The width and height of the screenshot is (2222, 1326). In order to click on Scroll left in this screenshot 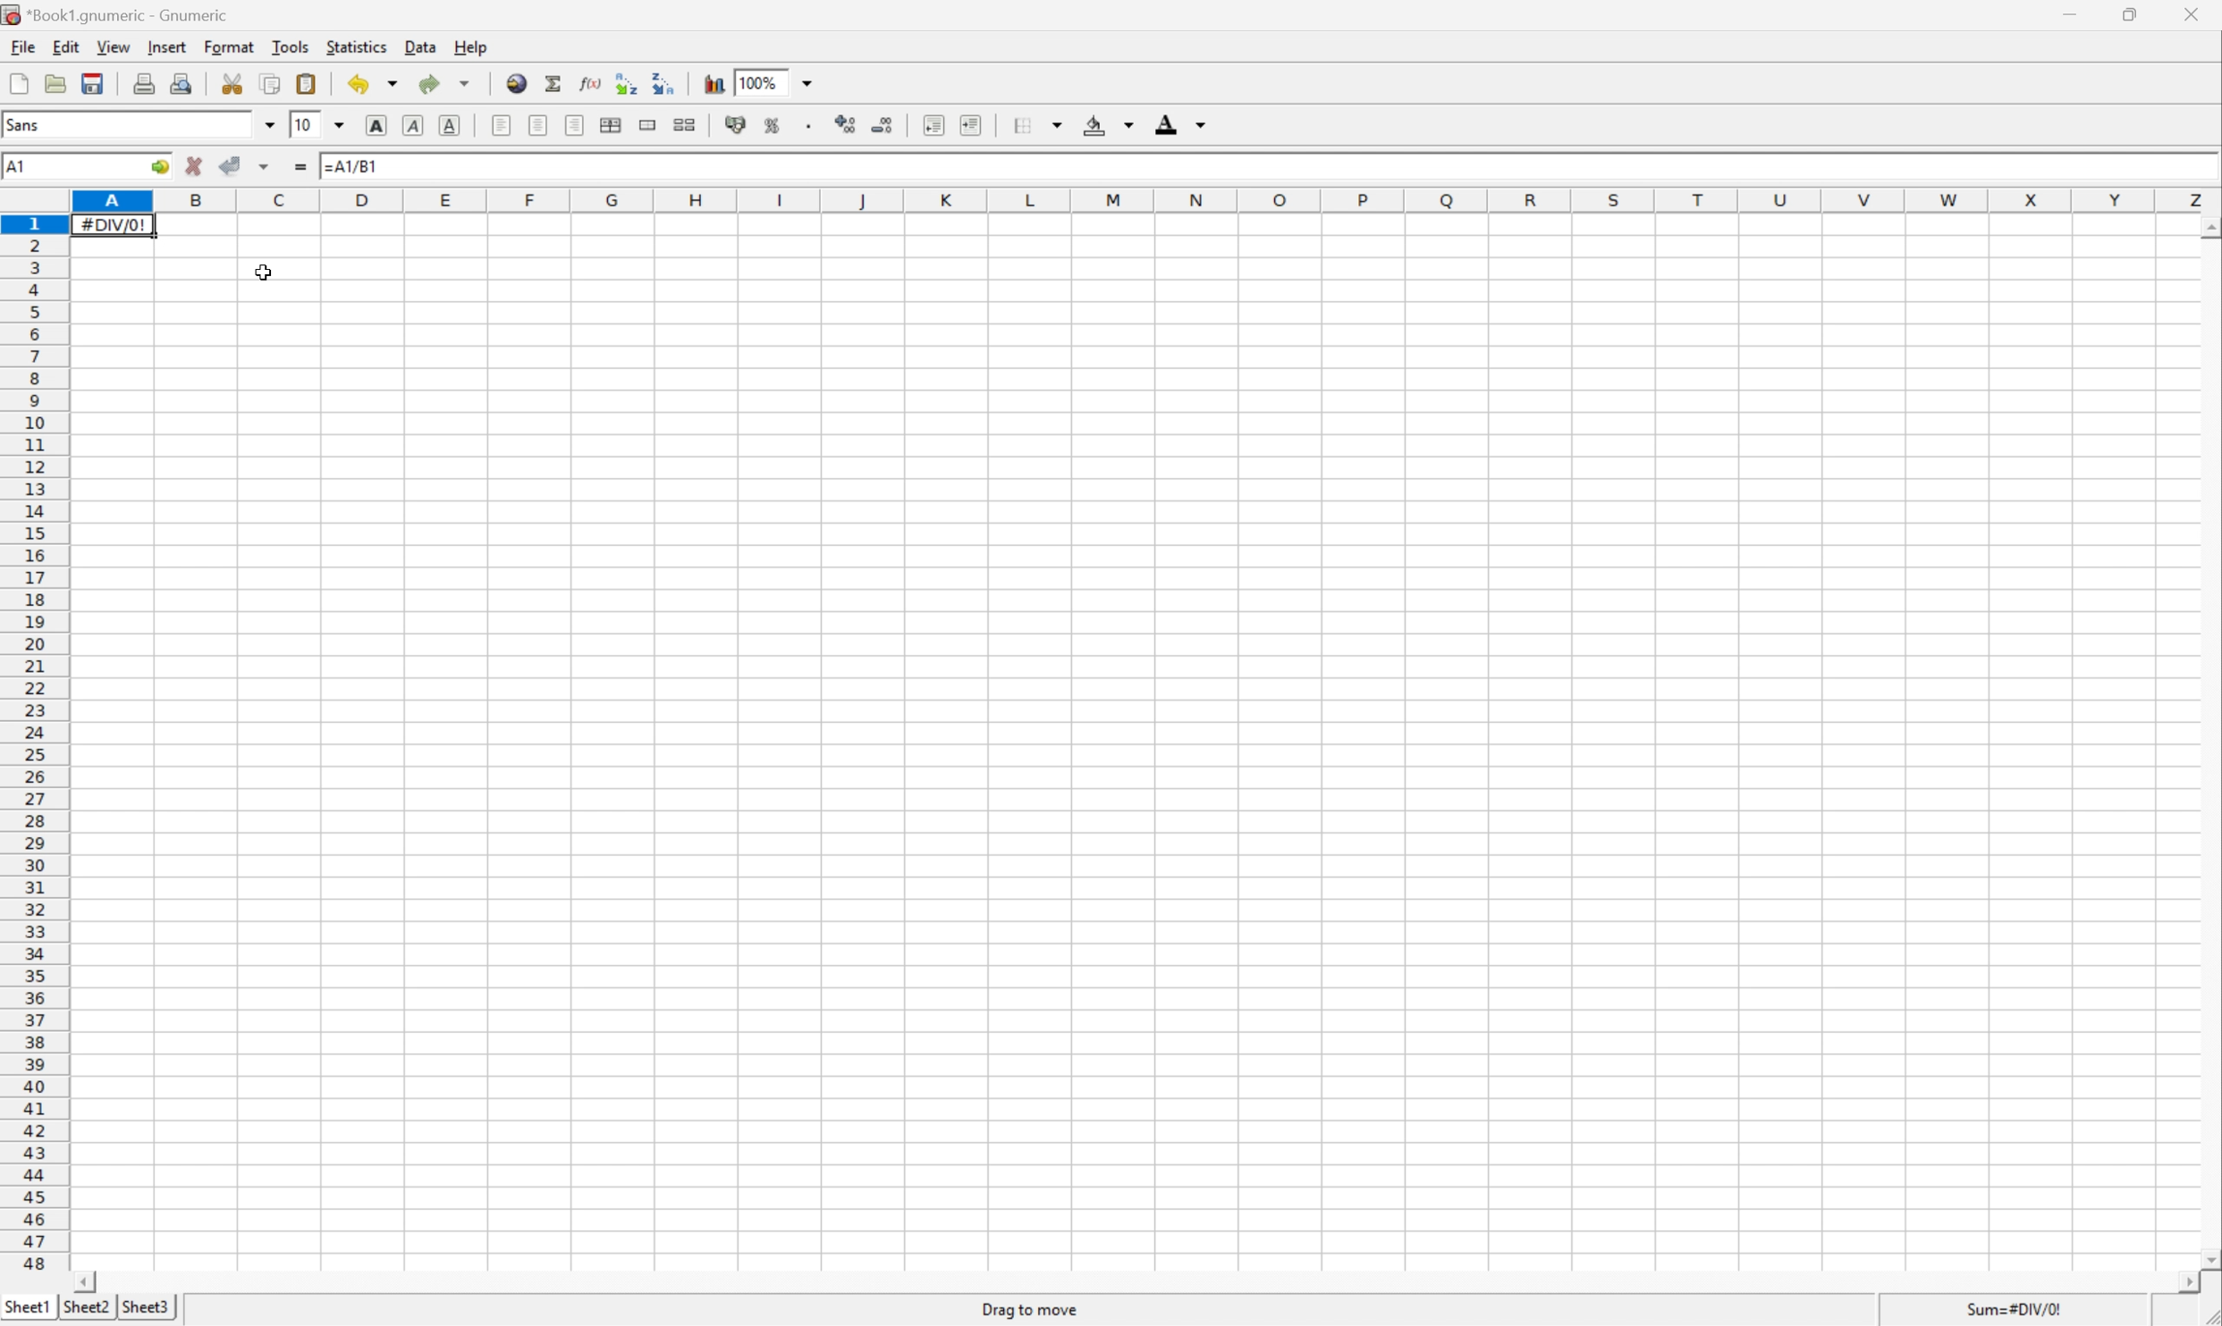, I will do `click(97, 1266)`.